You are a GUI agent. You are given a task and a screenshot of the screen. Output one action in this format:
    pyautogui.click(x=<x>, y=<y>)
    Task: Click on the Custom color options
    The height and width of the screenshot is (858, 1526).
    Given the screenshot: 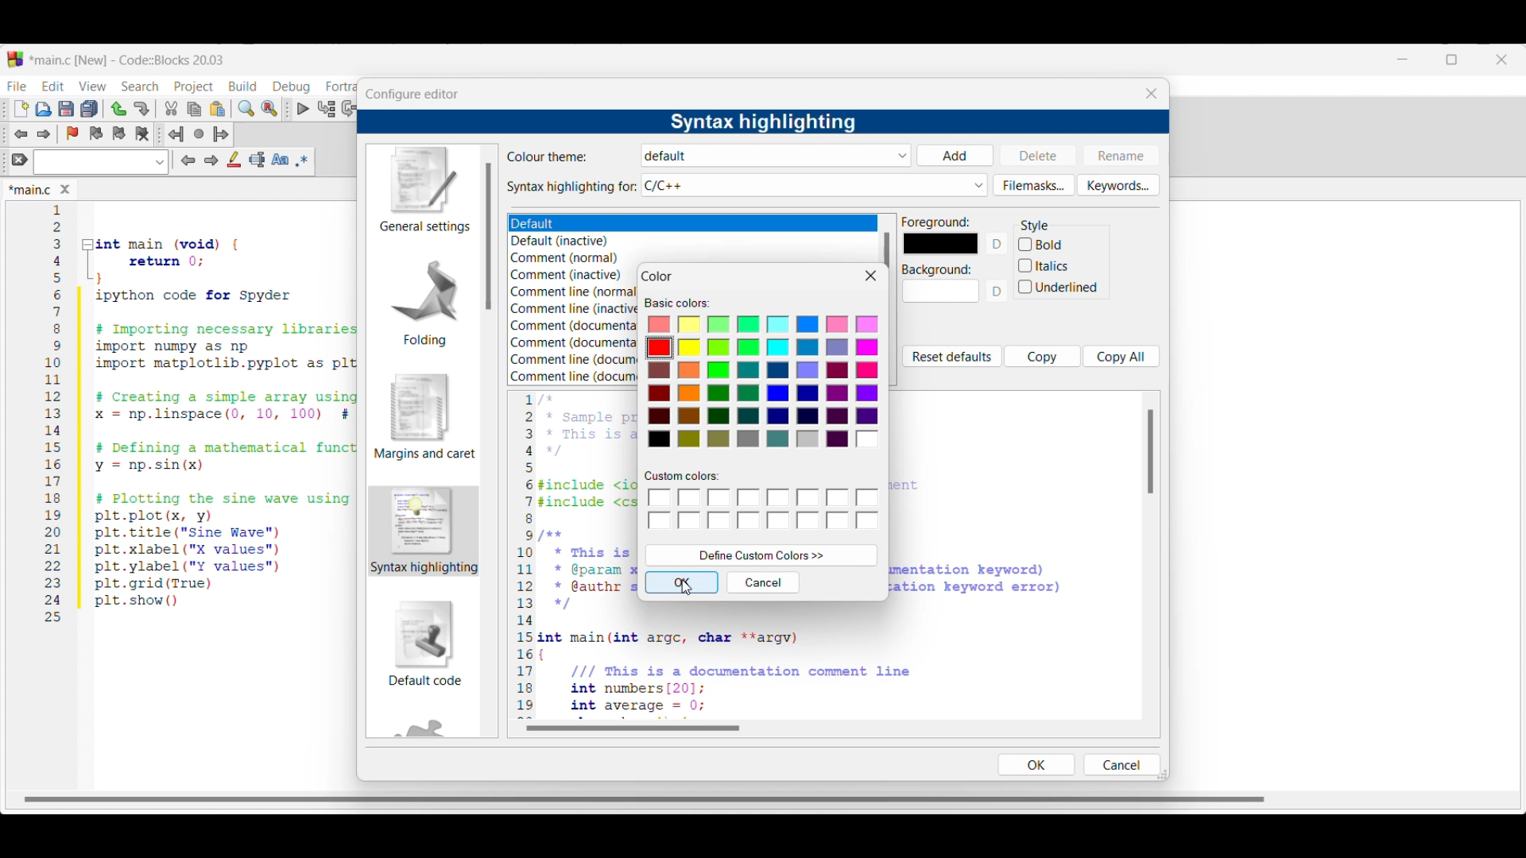 What is the action you would take?
    pyautogui.click(x=765, y=510)
    